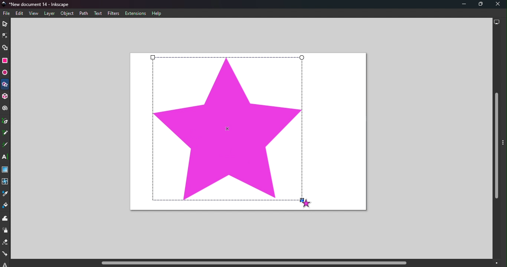 The height and width of the screenshot is (267, 507). I want to click on Horizontal scroll bar, so click(251, 263).